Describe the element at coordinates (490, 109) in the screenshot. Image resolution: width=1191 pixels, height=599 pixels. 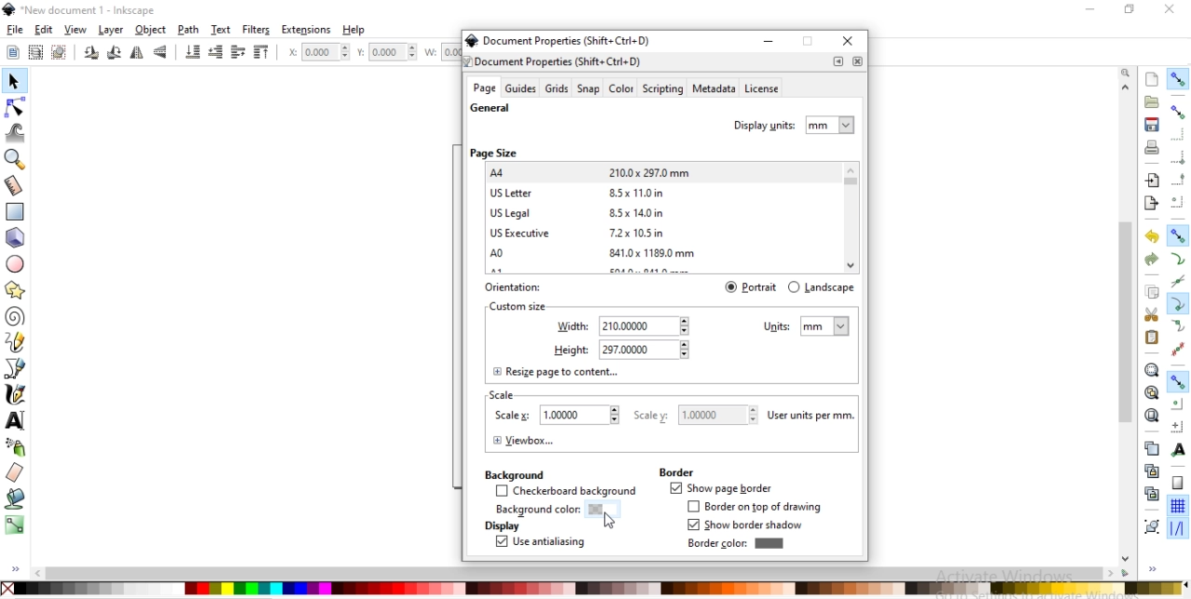
I see `general` at that location.